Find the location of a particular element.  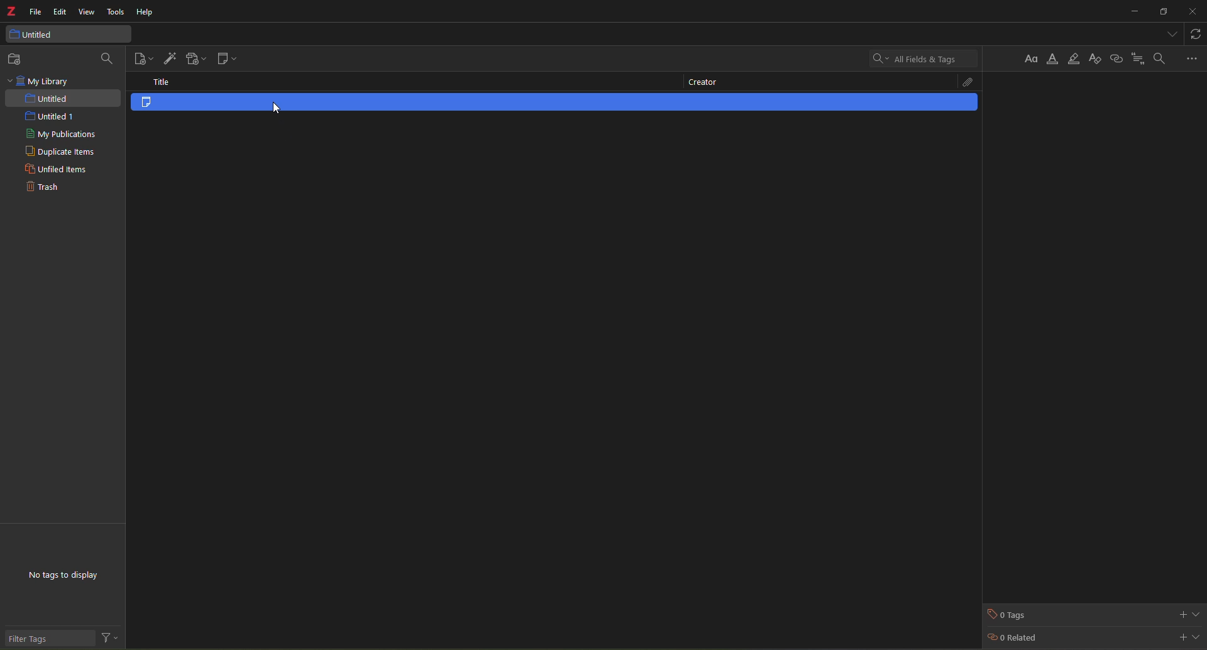

tags is located at coordinates (1010, 614).